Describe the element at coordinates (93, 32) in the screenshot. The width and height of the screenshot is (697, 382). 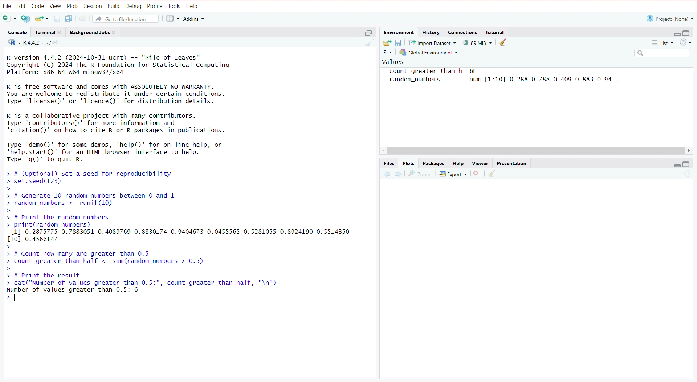
I see `Background Jobs` at that location.